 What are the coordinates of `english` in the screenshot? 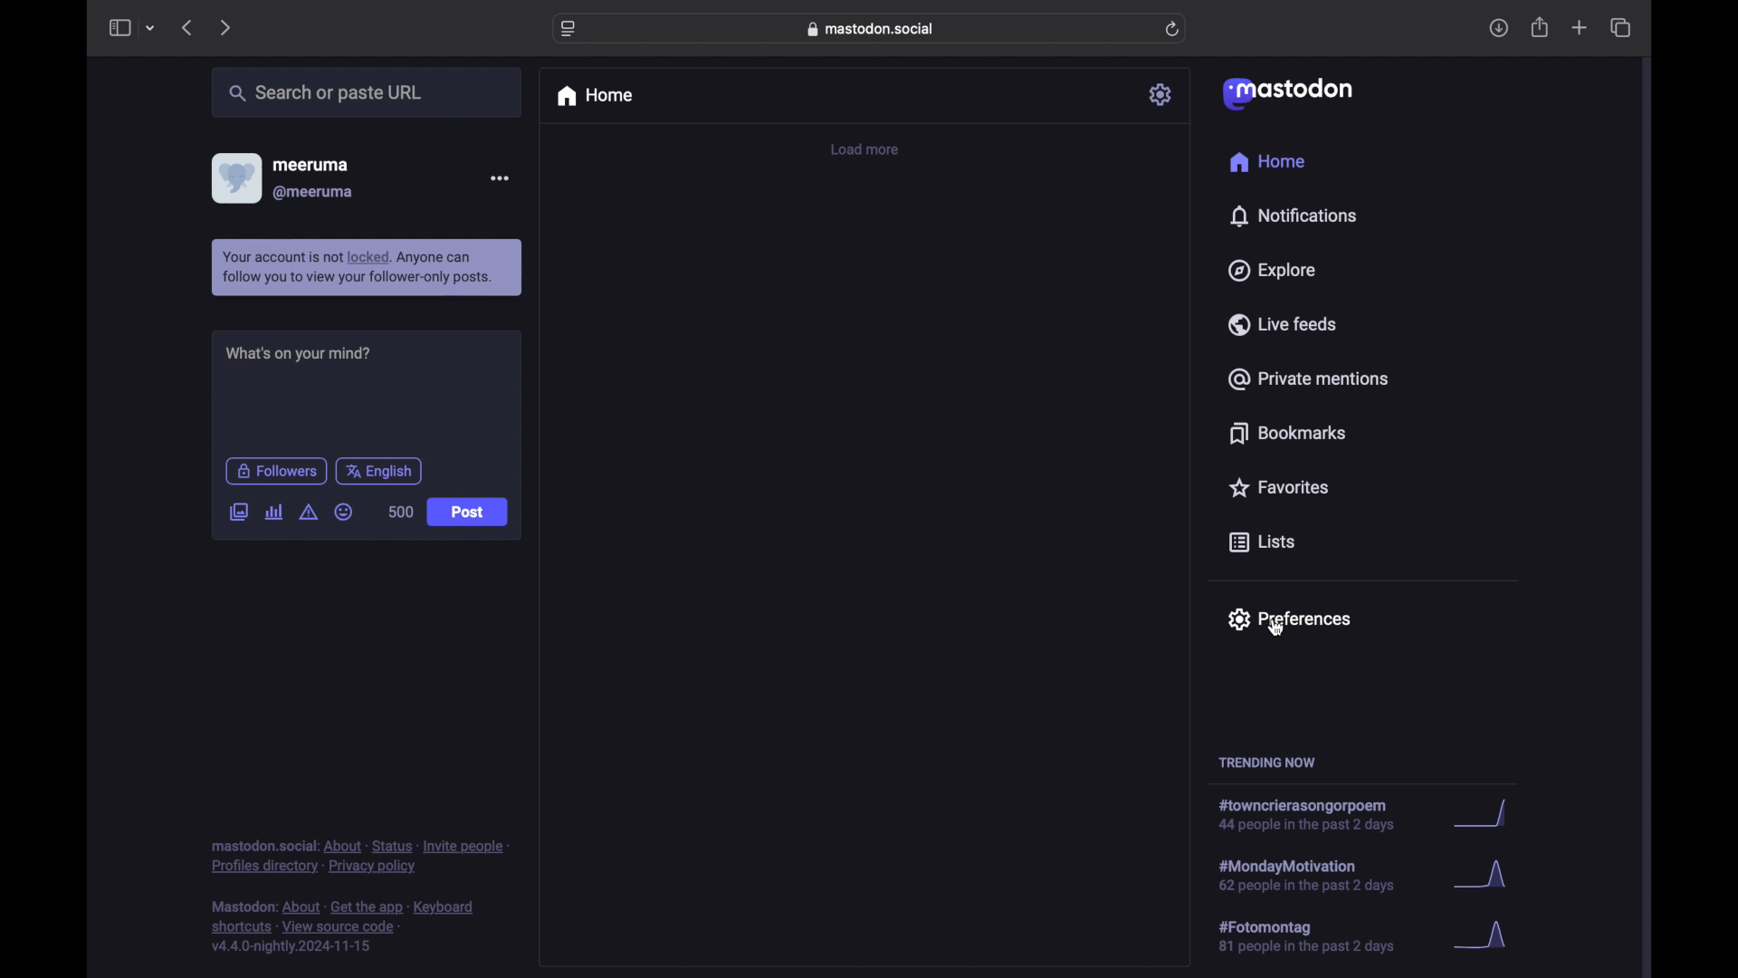 It's located at (380, 471).